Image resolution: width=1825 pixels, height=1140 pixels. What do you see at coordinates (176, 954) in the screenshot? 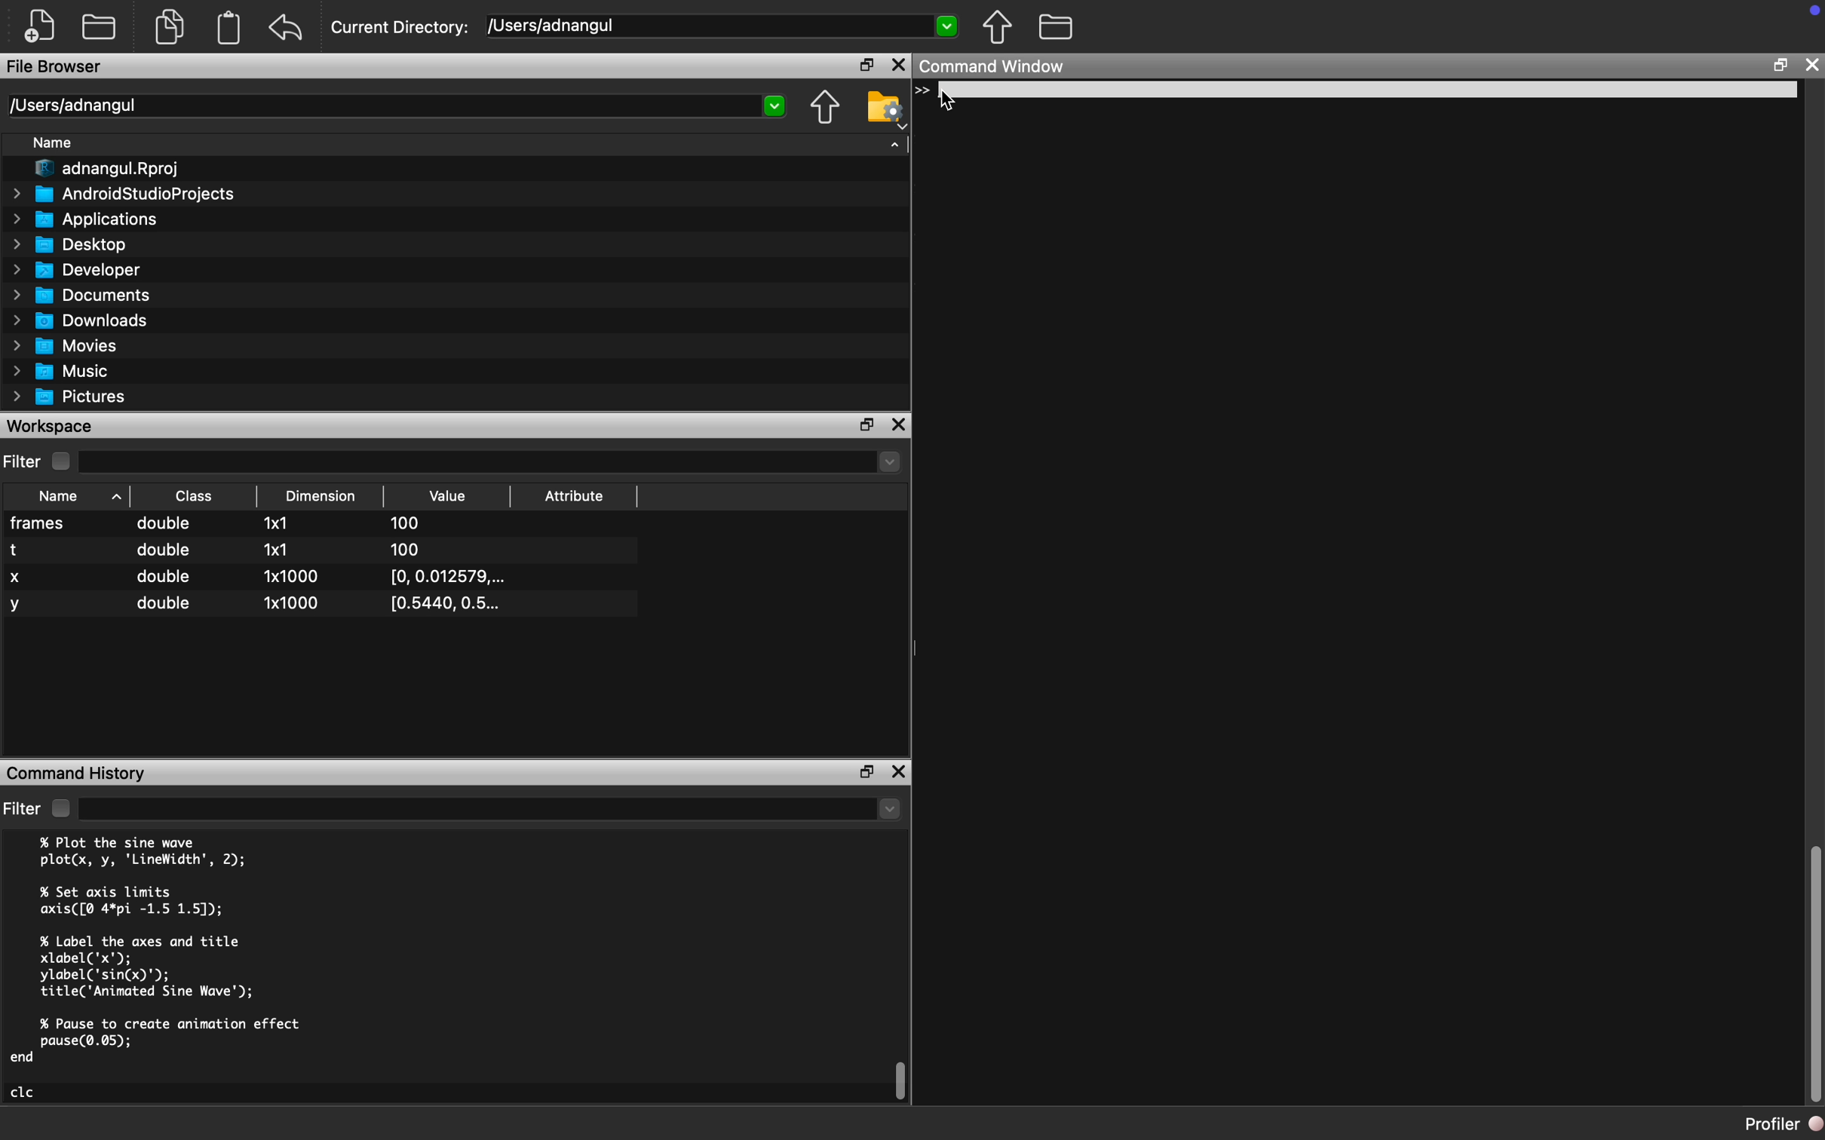
I see `% Plot the sine wave
plot(x, y, 'LineWidth', 2);
% Set axis limits
axis([@ 4*pi -1.5 1.5]);
% Label the axes and title
xlabel('x");
ylabel('sin(x)");
title('Animated Sine Wave');
% Pause to create animation effect
pause(0.05);

end` at bounding box center [176, 954].